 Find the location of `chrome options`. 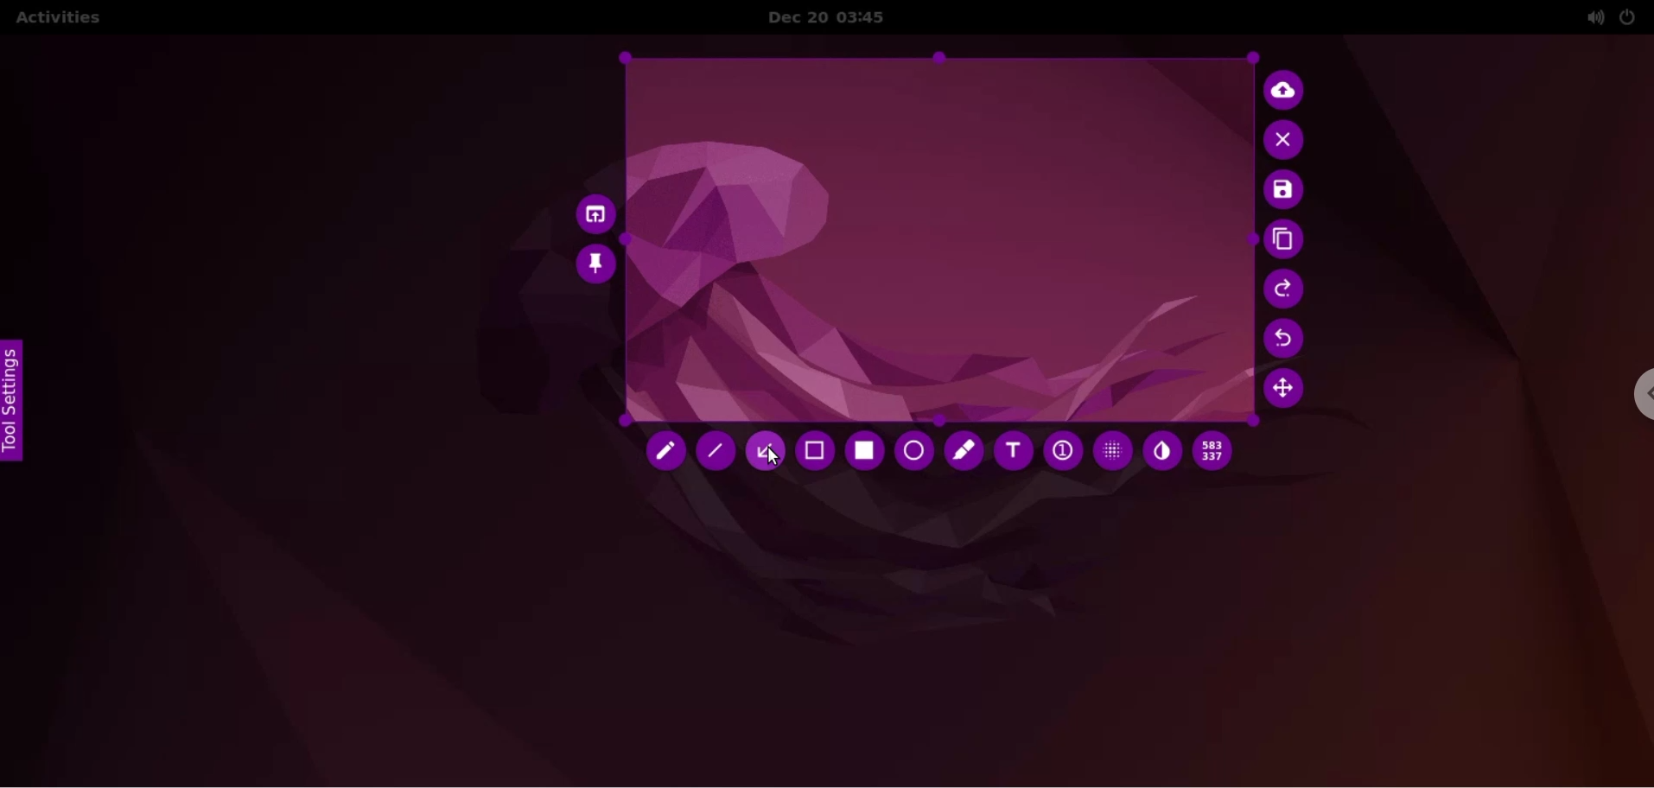

chrome options is located at coordinates (1632, 398).